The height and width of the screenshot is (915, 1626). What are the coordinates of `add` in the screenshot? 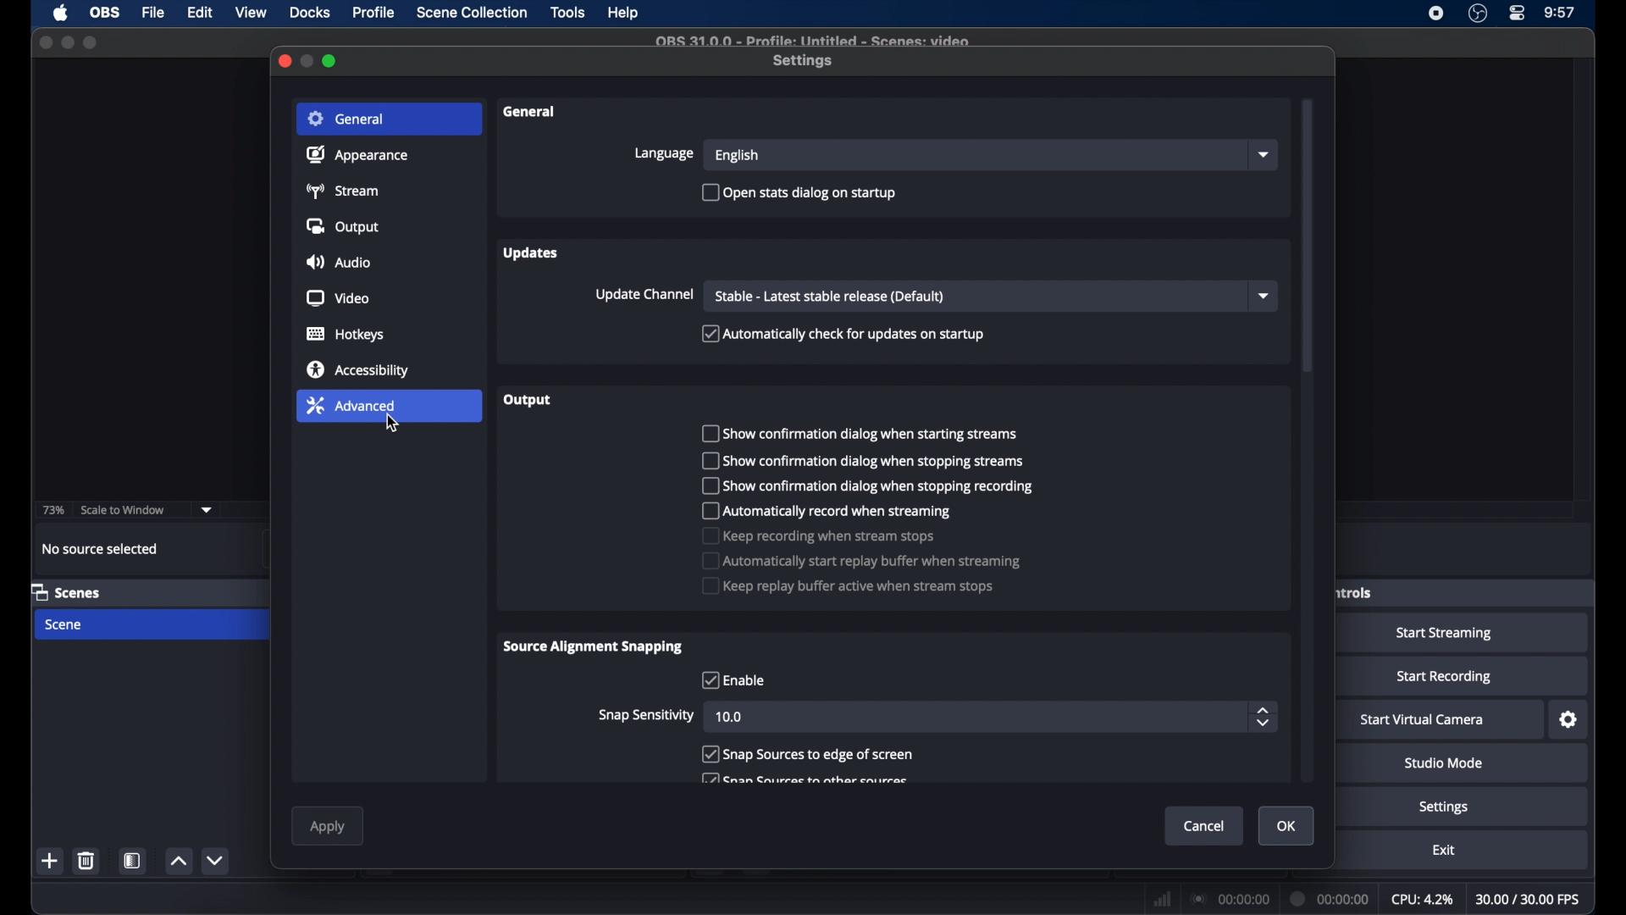 It's located at (52, 861).